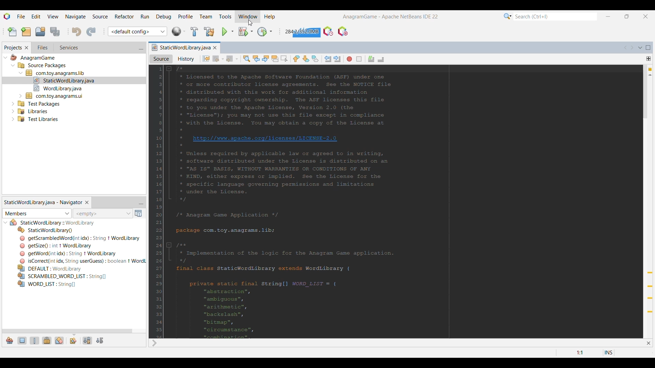 The height and width of the screenshot is (368, 655). What do you see at coordinates (310, 176) in the screenshot?
I see `` at bounding box center [310, 176].